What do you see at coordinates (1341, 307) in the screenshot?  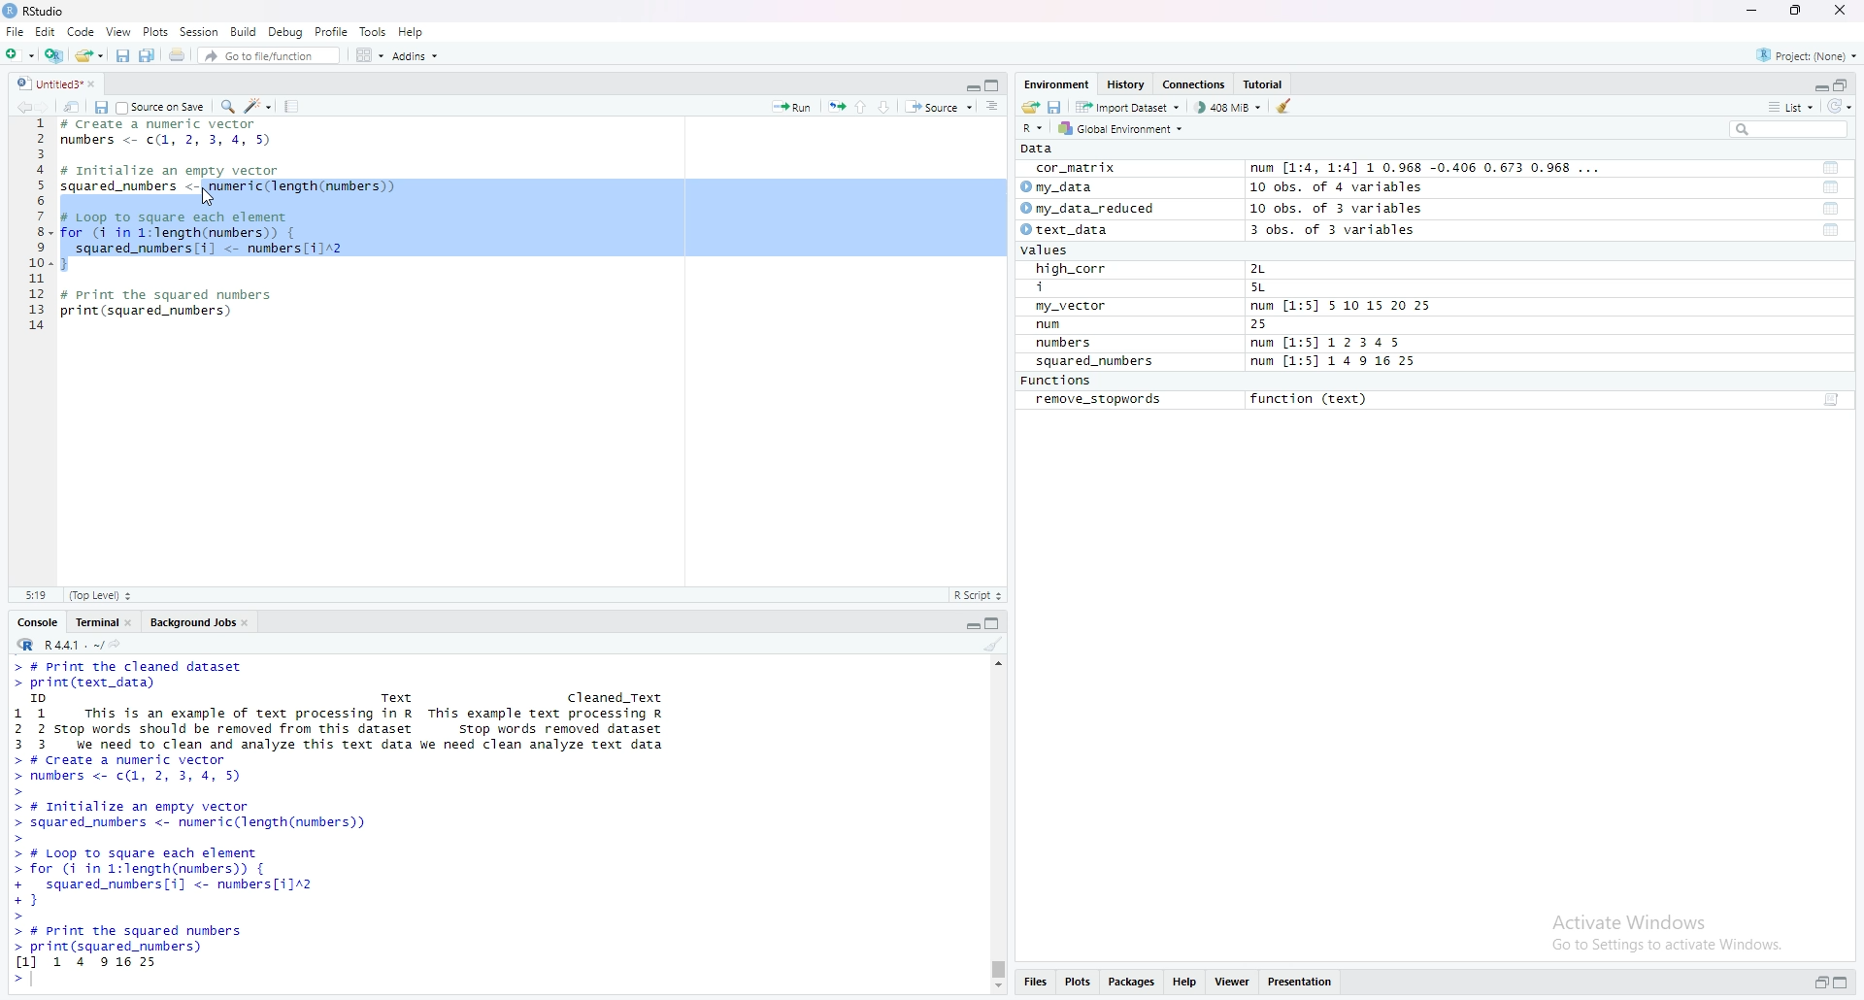 I see `num [1:5] S 10 15 20 25` at bounding box center [1341, 307].